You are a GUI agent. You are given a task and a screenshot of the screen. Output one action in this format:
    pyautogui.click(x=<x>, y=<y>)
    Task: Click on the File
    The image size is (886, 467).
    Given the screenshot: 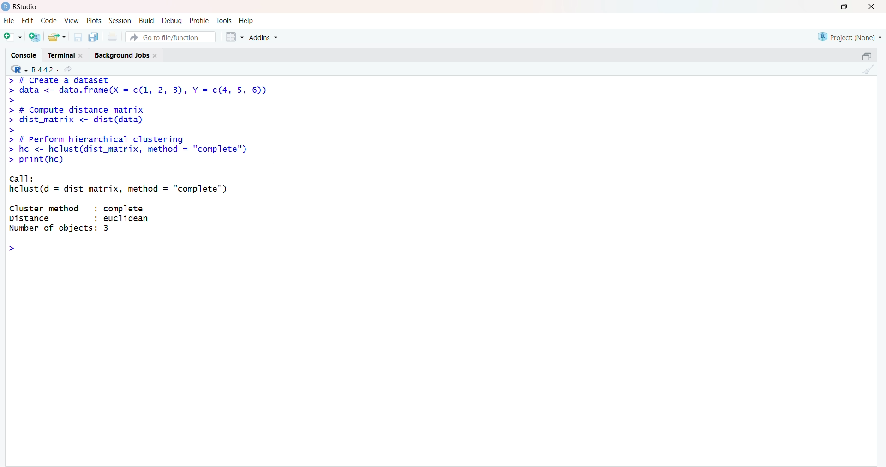 What is the action you would take?
    pyautogui.click(x=8, y=20)
    